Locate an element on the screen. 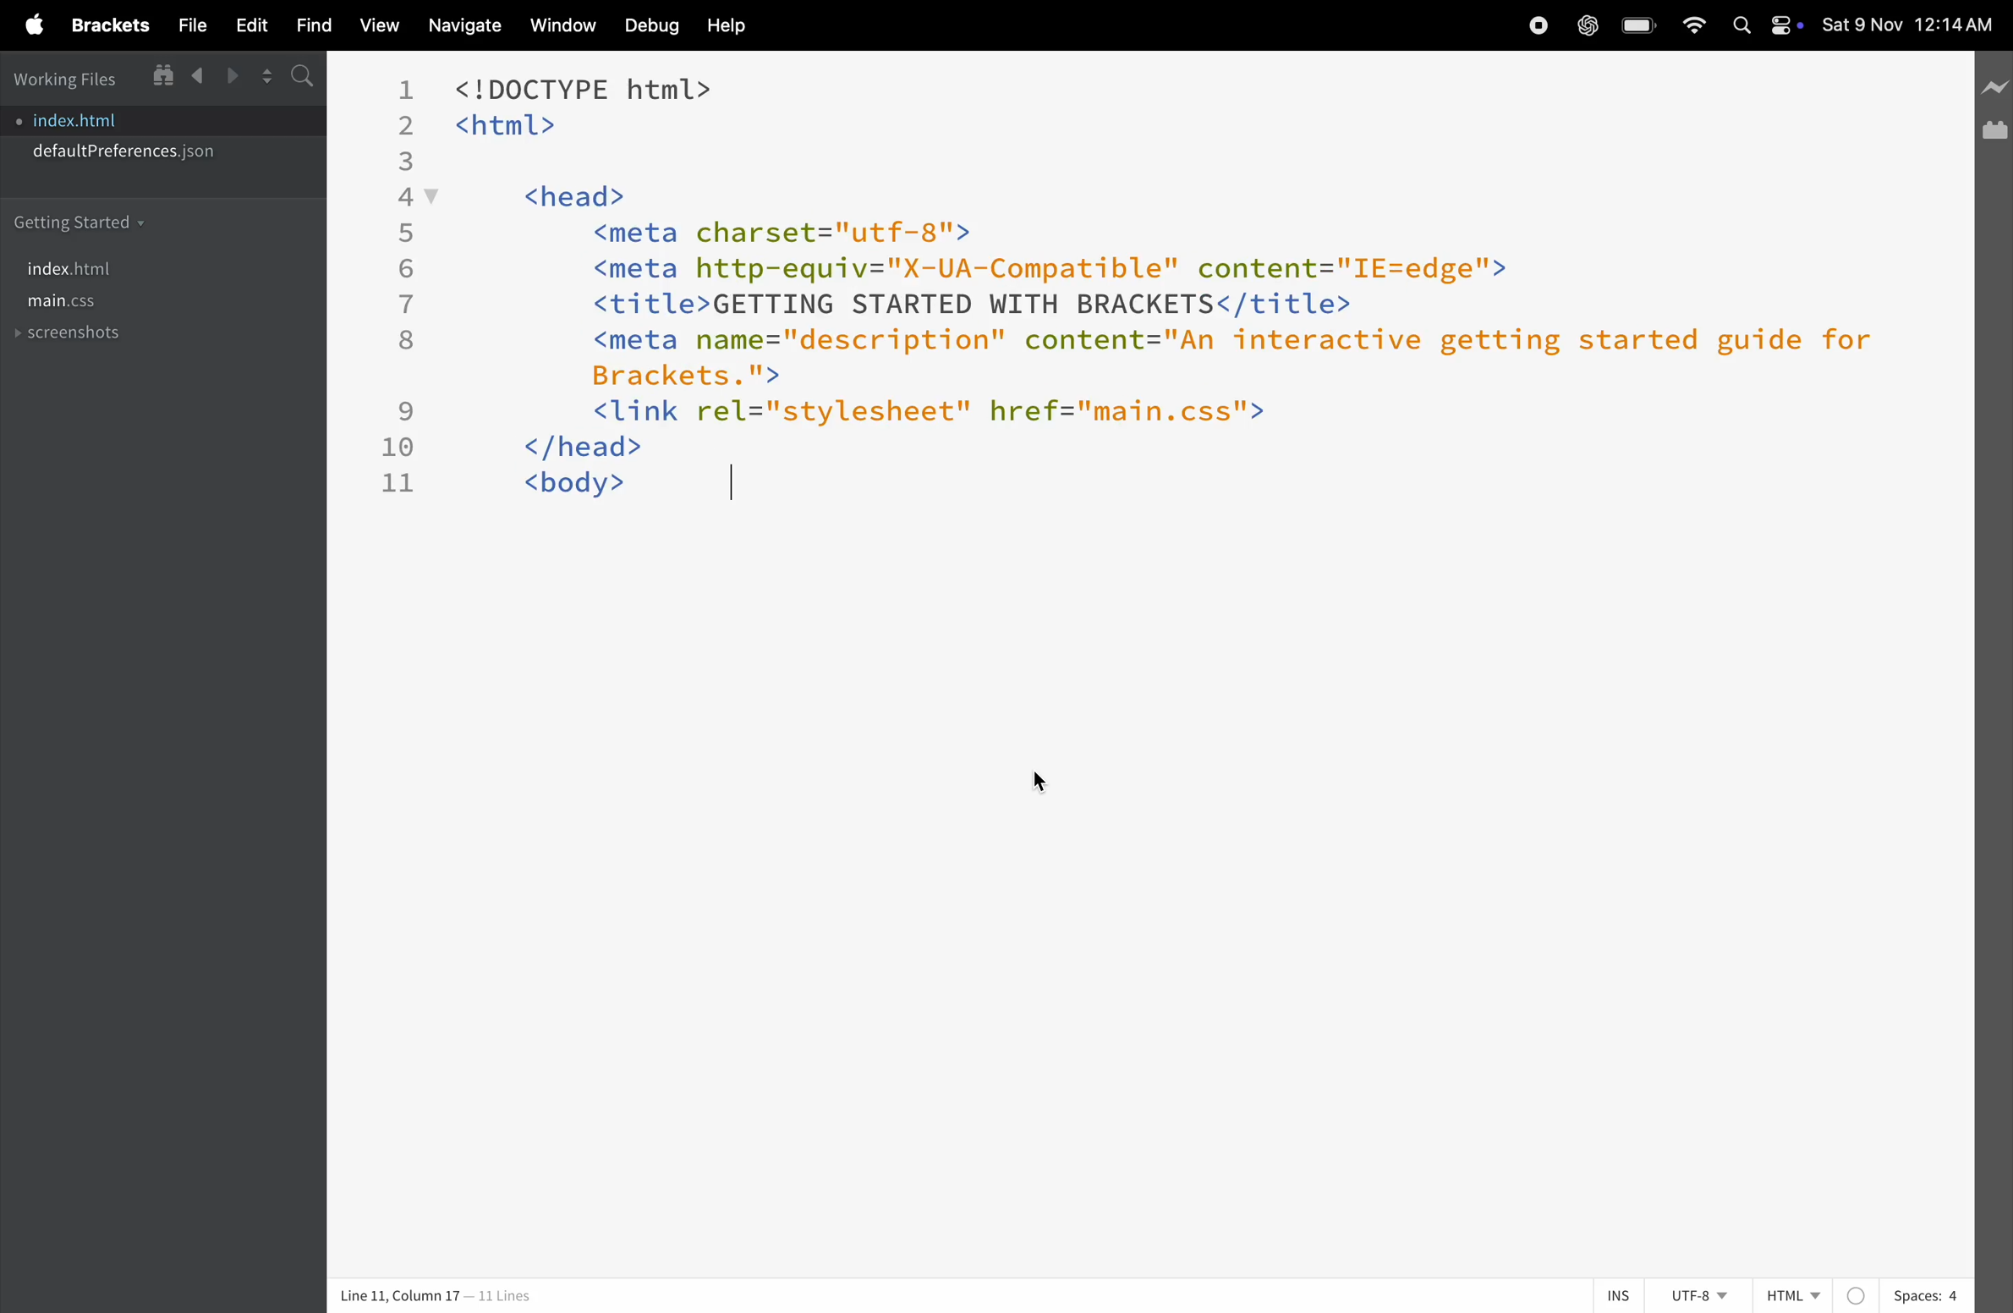 This screenshot has height=1313, width=2013. battery is located at coordinates (1638, 25).